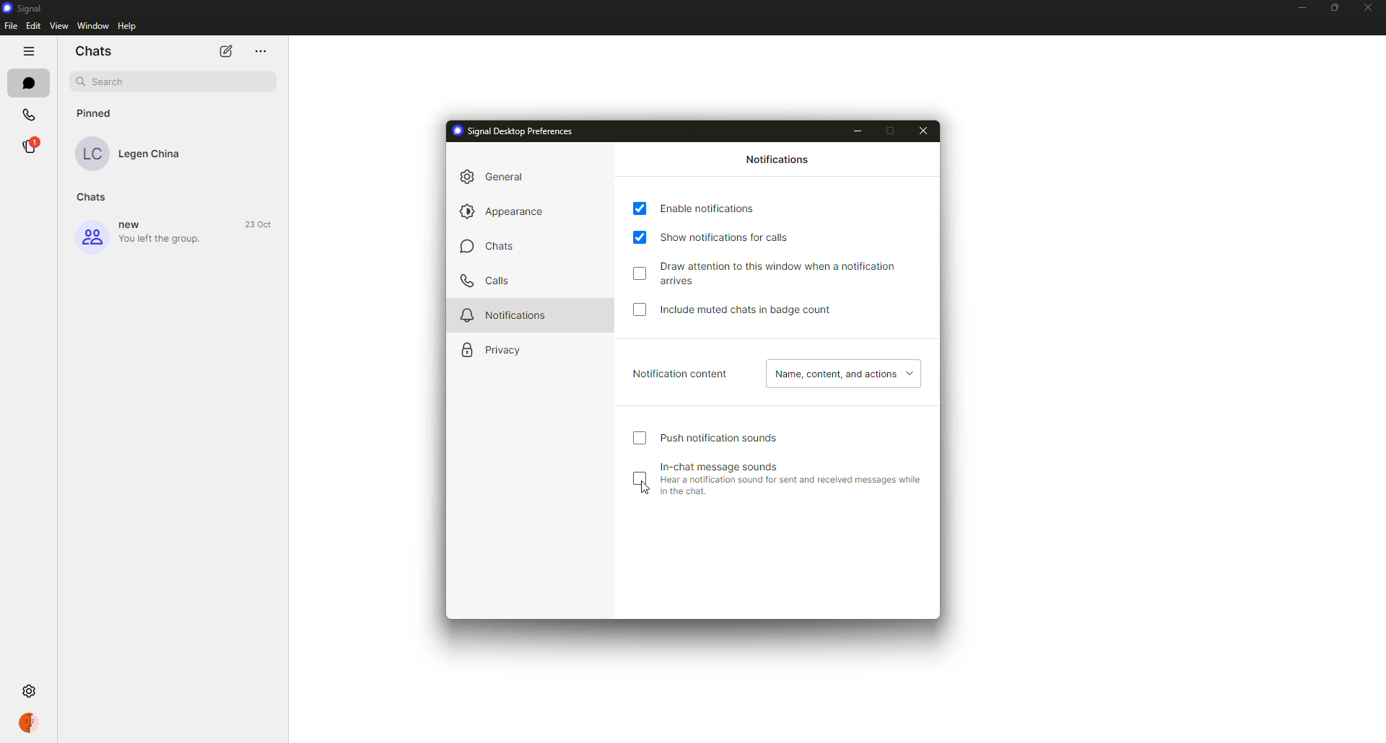  Describe the element at coordinates (508, 316) in the screenshot. I see `notifications` at that location.